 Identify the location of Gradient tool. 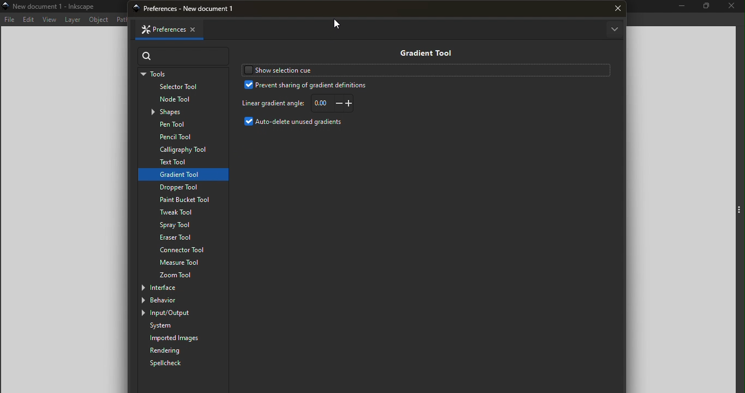
(423, 52).